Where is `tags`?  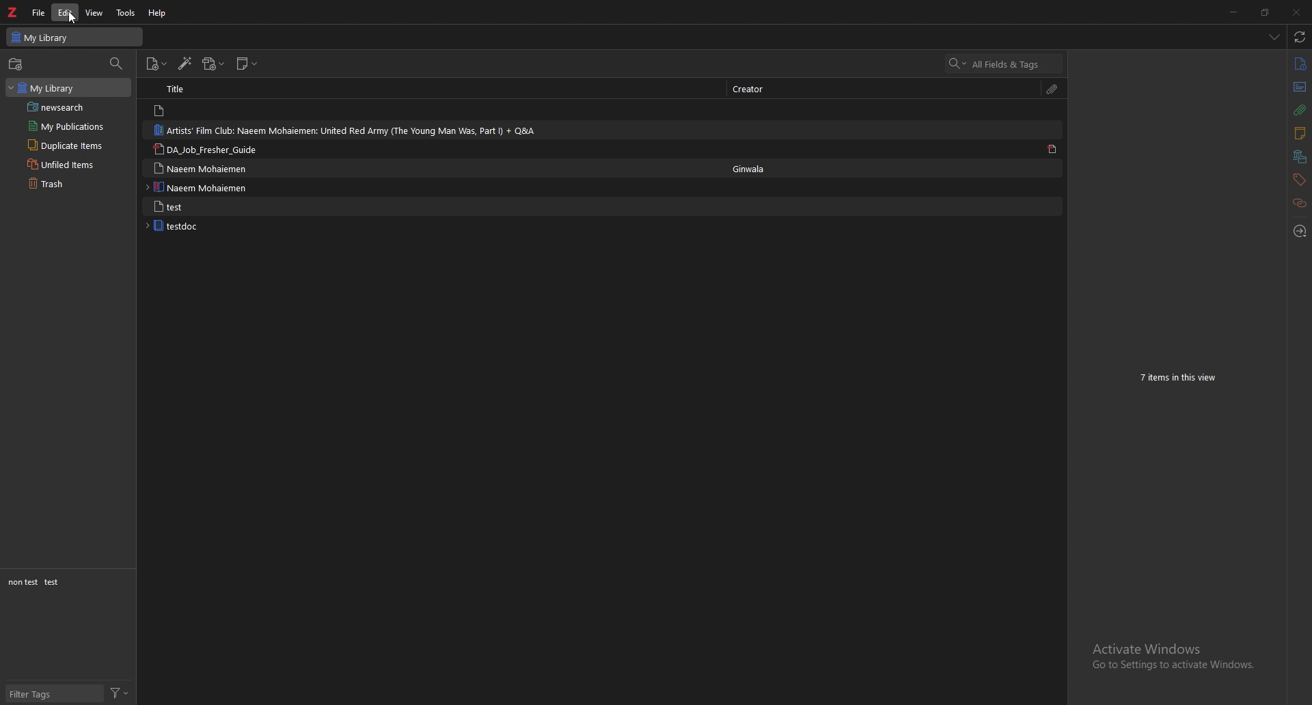
tags is located at coordinates (1298, 180).